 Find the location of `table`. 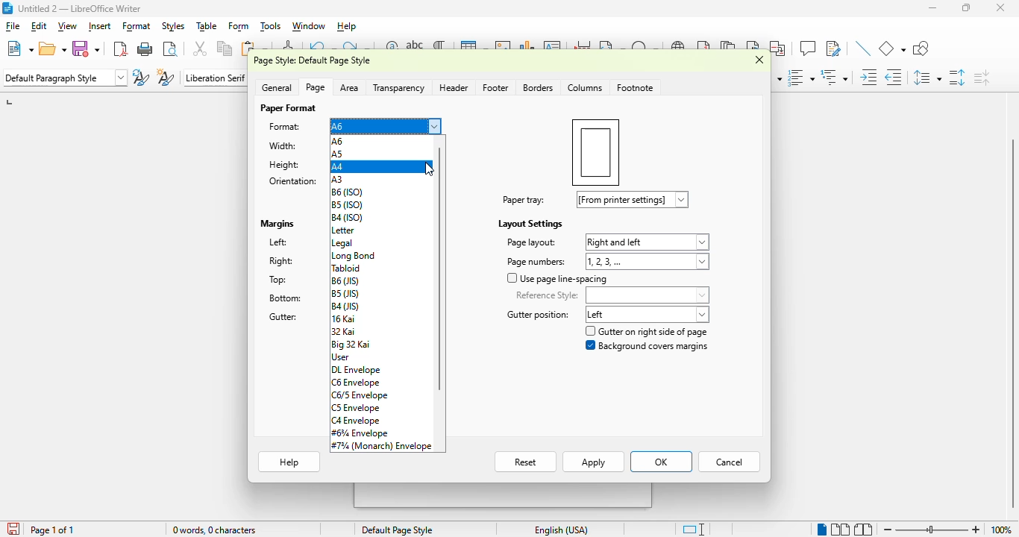

table is located at coordinates (207, 25).